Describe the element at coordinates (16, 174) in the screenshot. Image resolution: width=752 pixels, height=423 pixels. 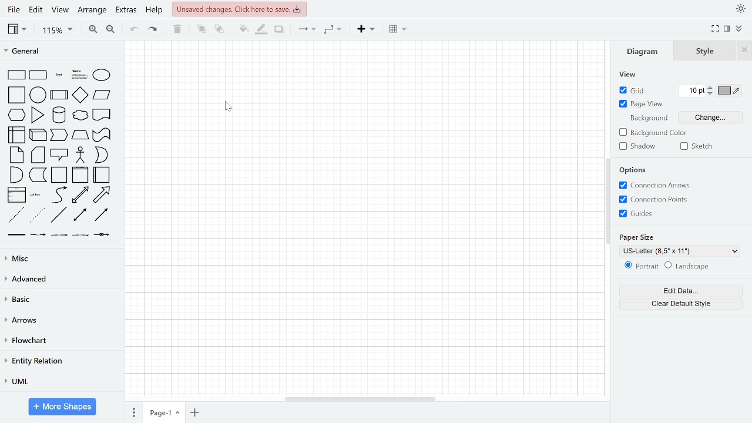
I see `and` at that location.